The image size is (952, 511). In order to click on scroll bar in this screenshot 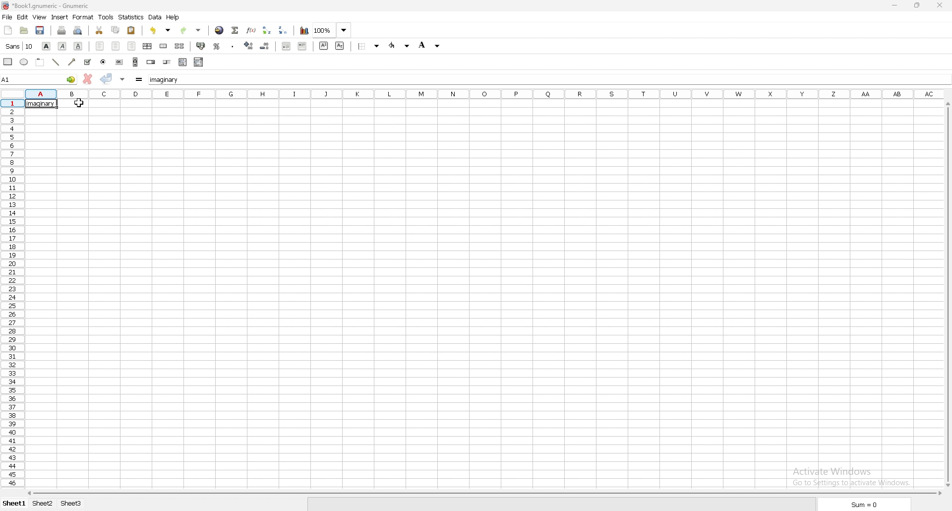, I will do `click(947, 293)`.